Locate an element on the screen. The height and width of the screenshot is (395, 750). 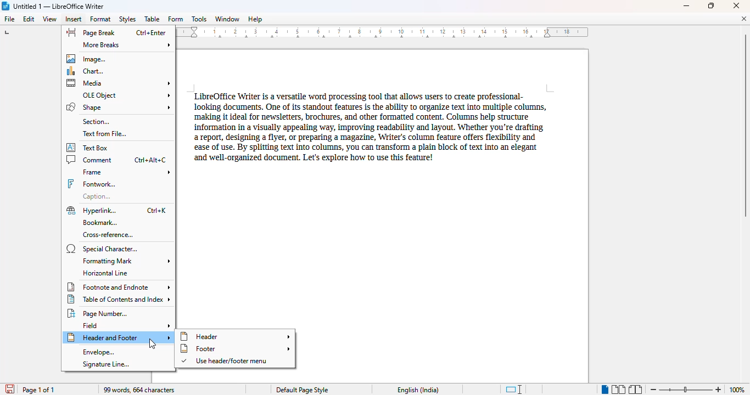
tab stop is located at coordinates (8, 33).